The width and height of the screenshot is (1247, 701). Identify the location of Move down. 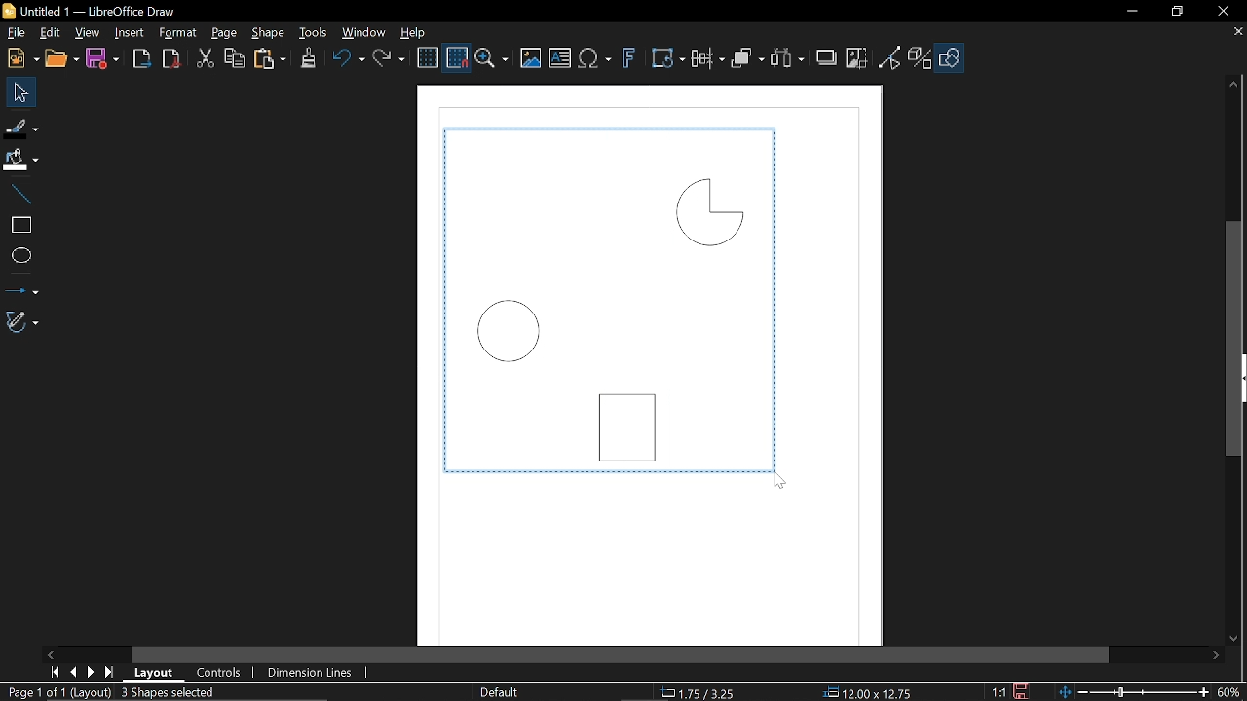
(1233, 641).